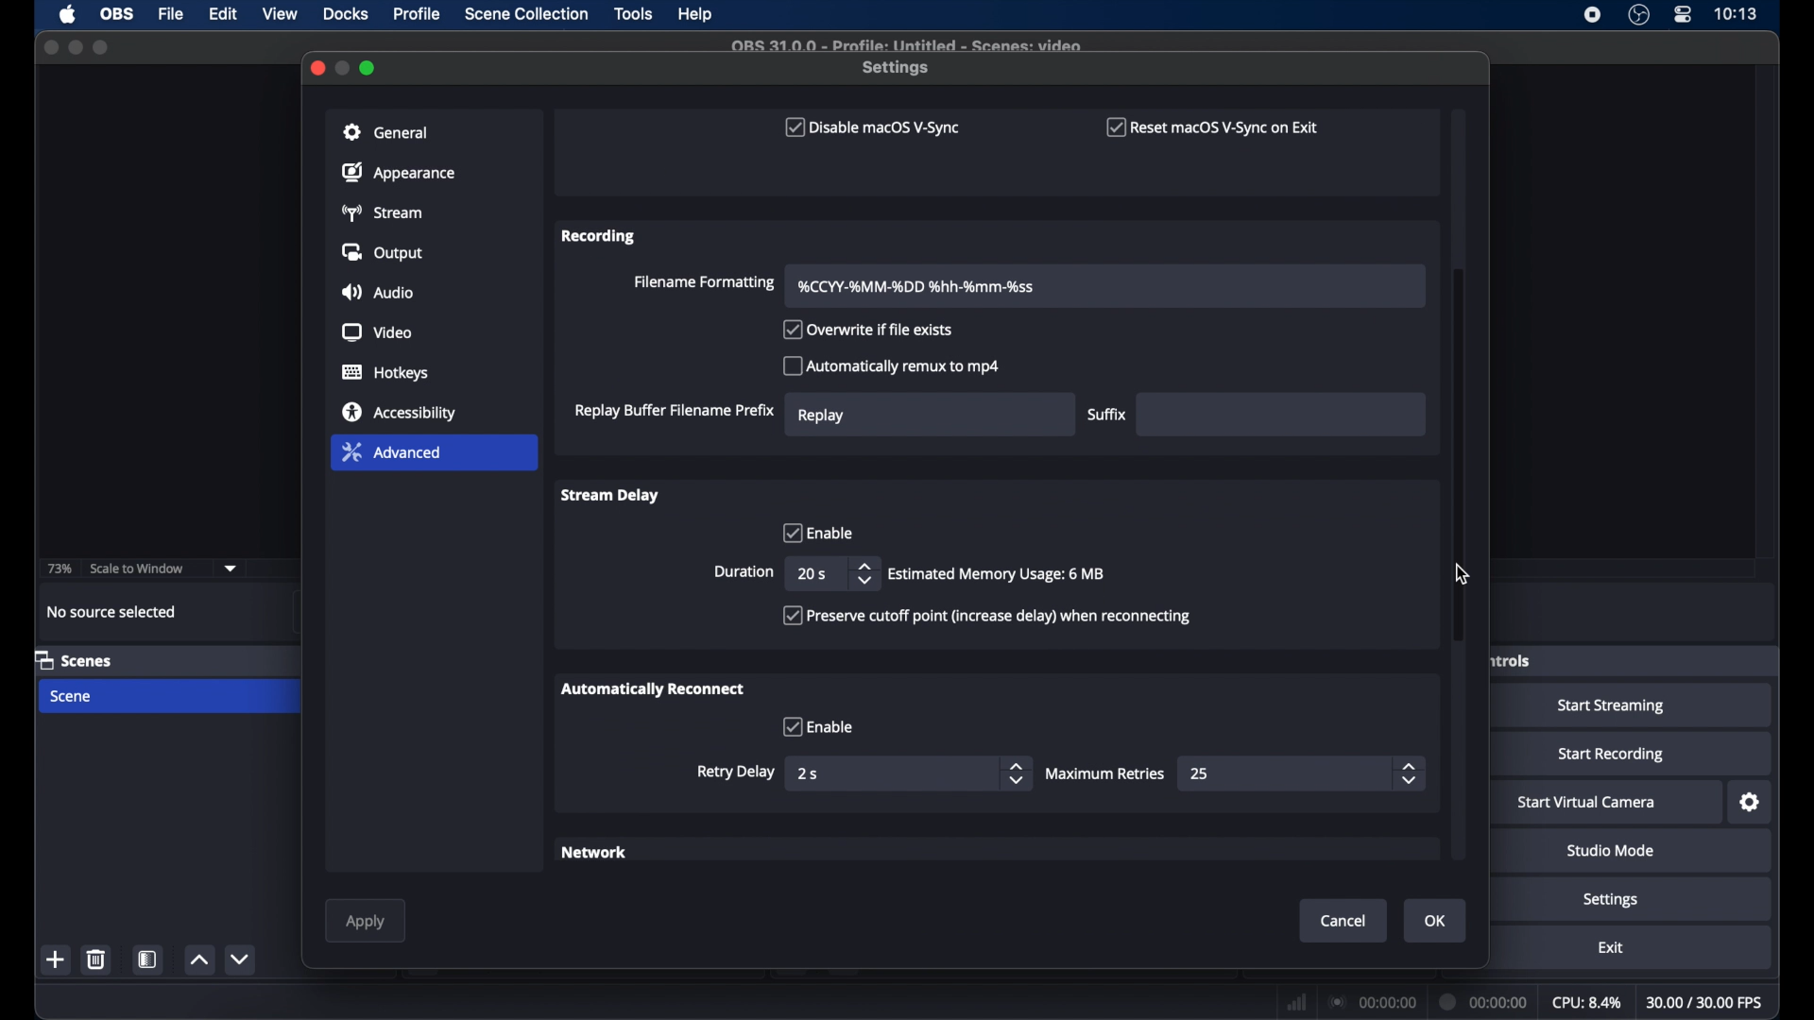  Describe the element at coordinates (1213, 127) in the screenshot. I see `reset macOS V-sync on exit` at that location.